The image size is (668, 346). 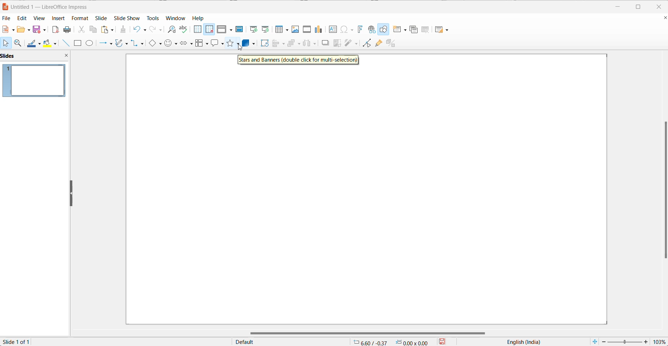 I want to click on scrollbar, so click(x=661, y=191).